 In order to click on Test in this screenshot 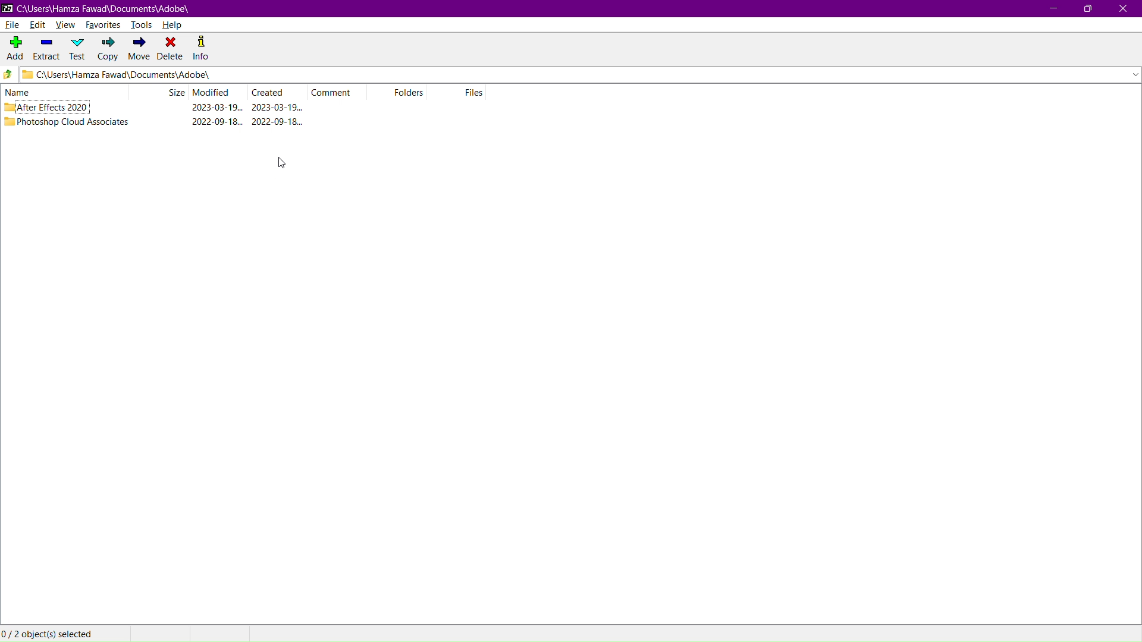, I will do `click(77, 49)`.